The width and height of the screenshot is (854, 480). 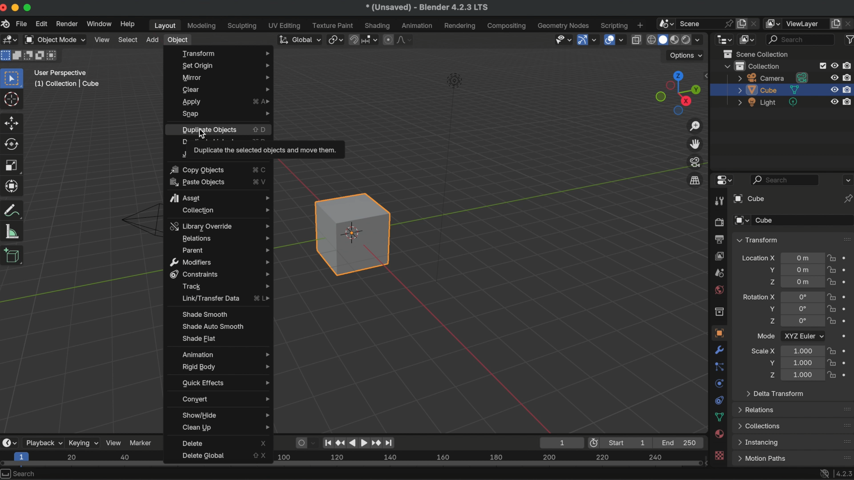 What do you see at coordinates (724, 39) in the screenshot?
I see `editor type` at bounding box center [724, 39].